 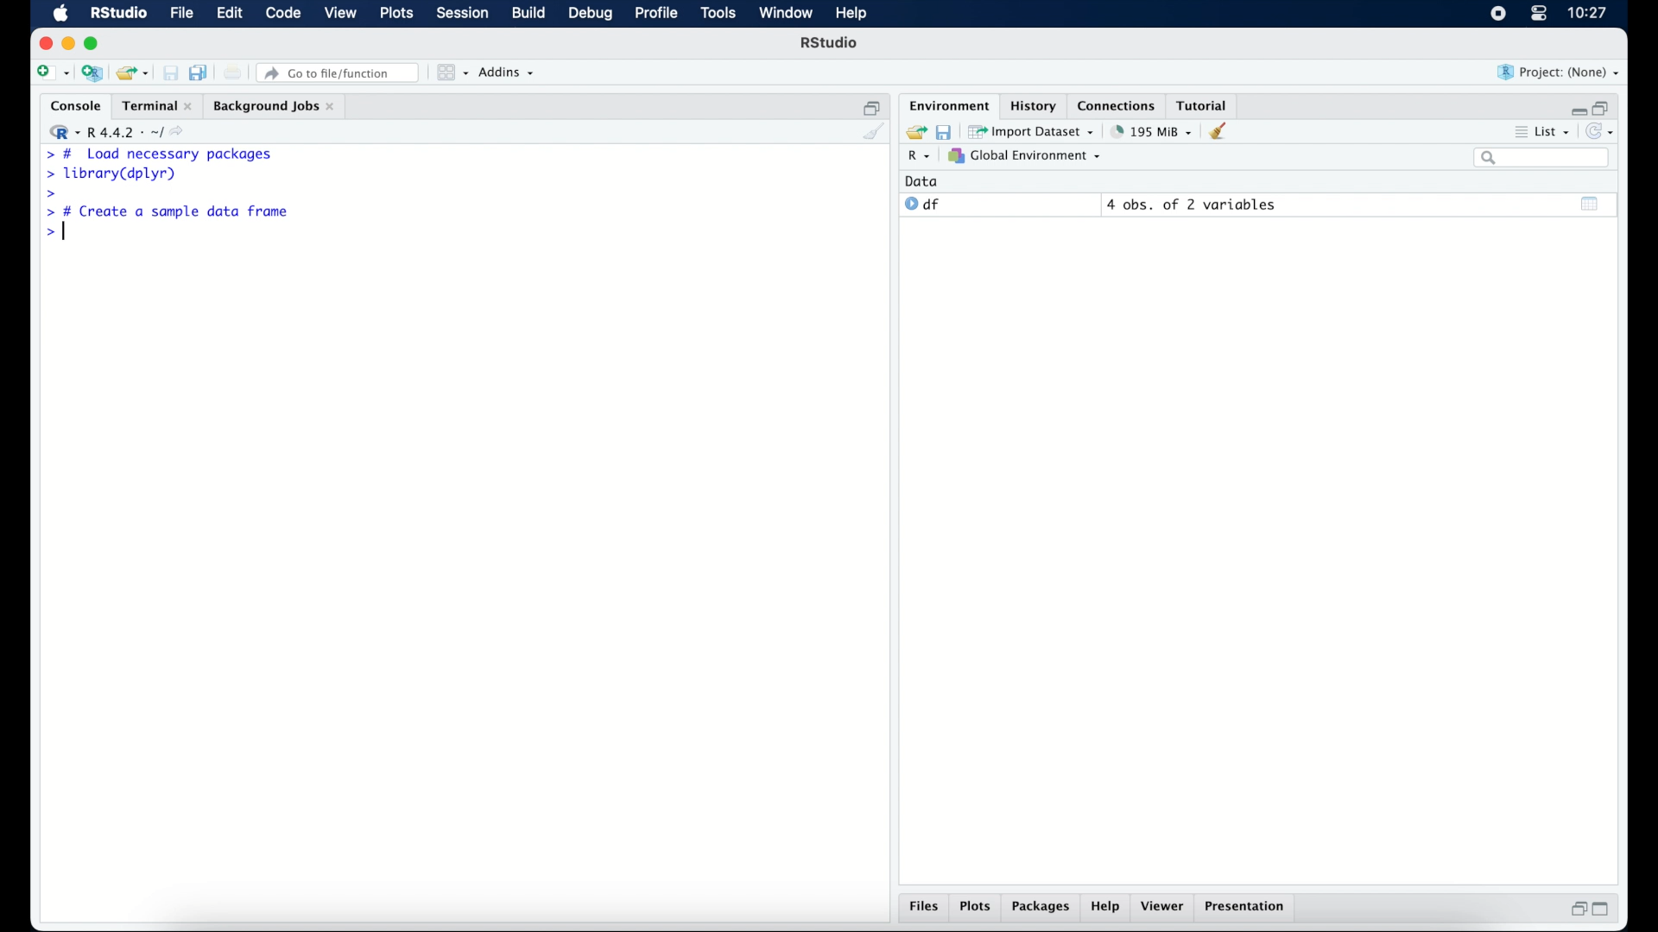 I want to click on load workspace, so click(x=914, y=130).